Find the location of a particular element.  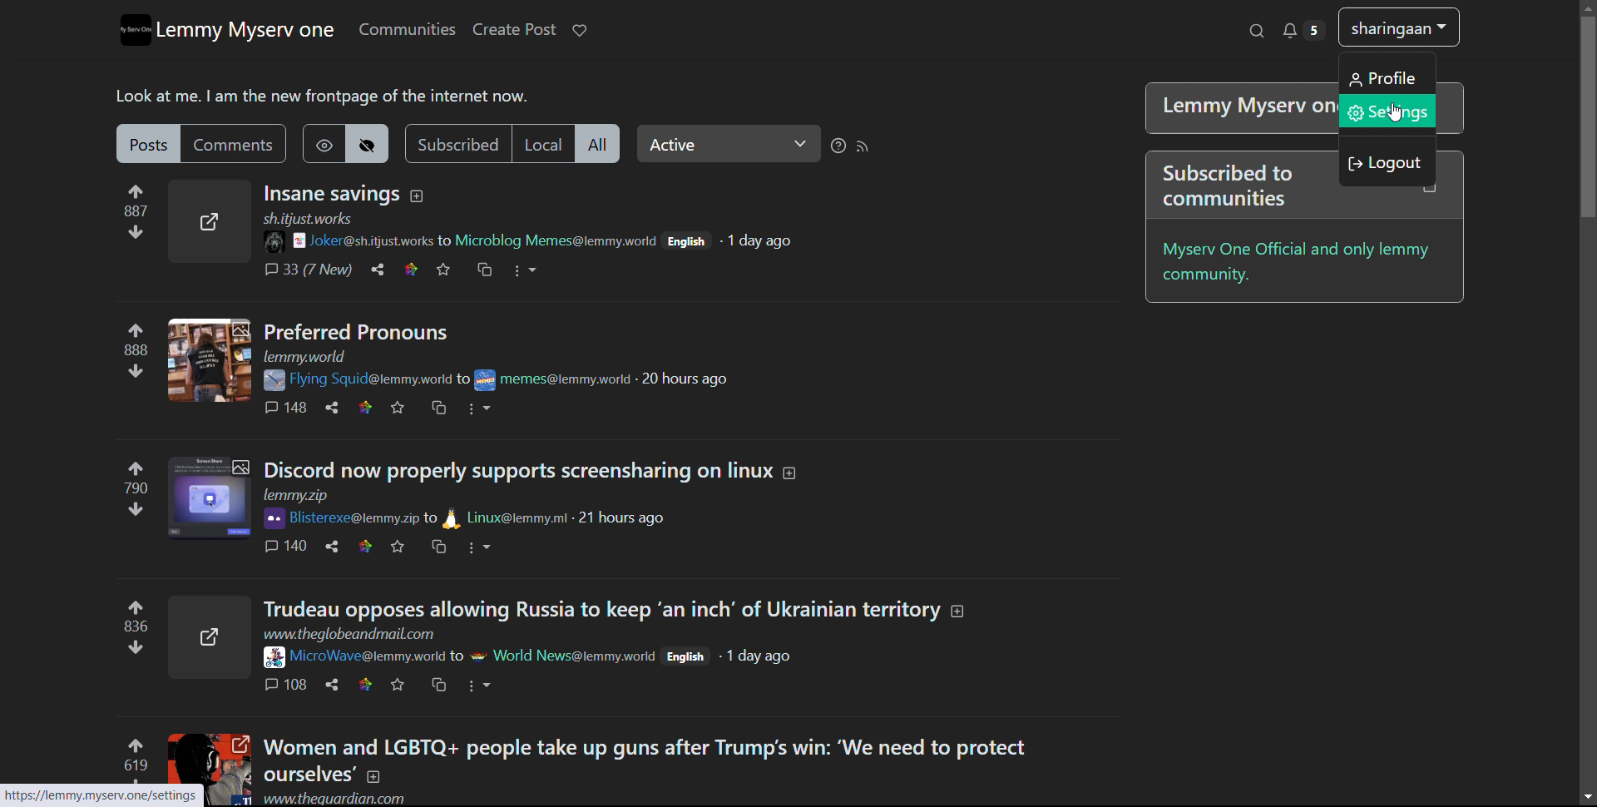

profile is located at coordinates (1387, 76).